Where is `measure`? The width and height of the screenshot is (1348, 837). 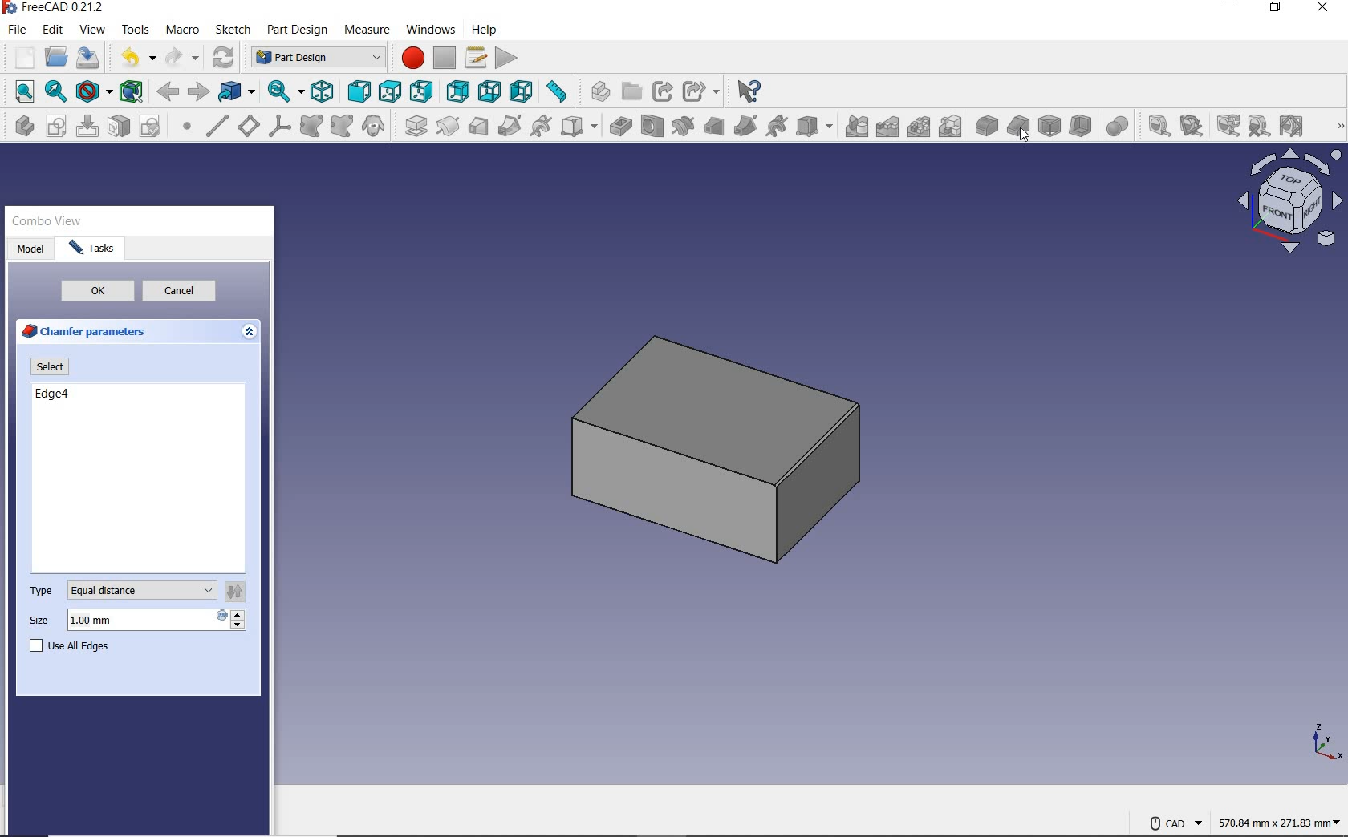
measure is located at coordinates (365, 30).